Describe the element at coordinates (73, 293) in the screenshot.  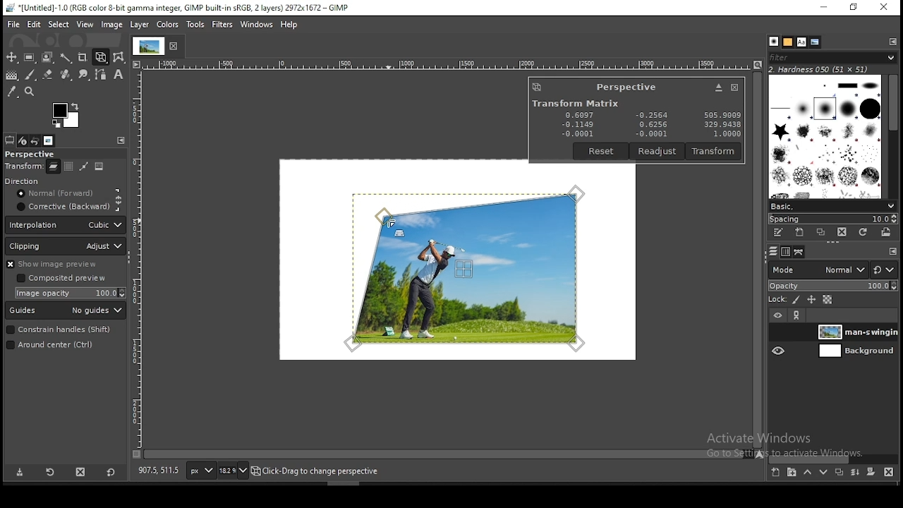
I see `image opacity` at that location.